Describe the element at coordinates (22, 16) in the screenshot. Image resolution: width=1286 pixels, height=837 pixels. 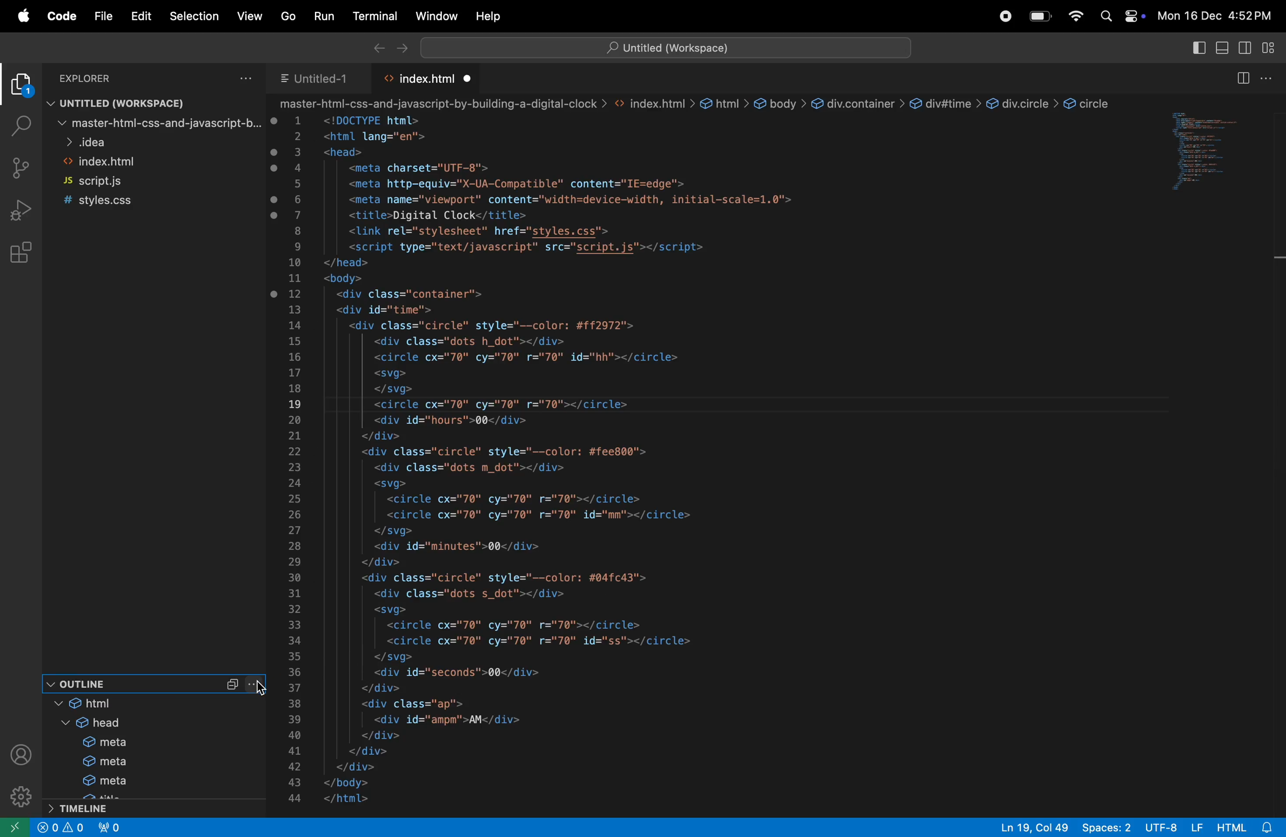
I see `apple menu` at that location.